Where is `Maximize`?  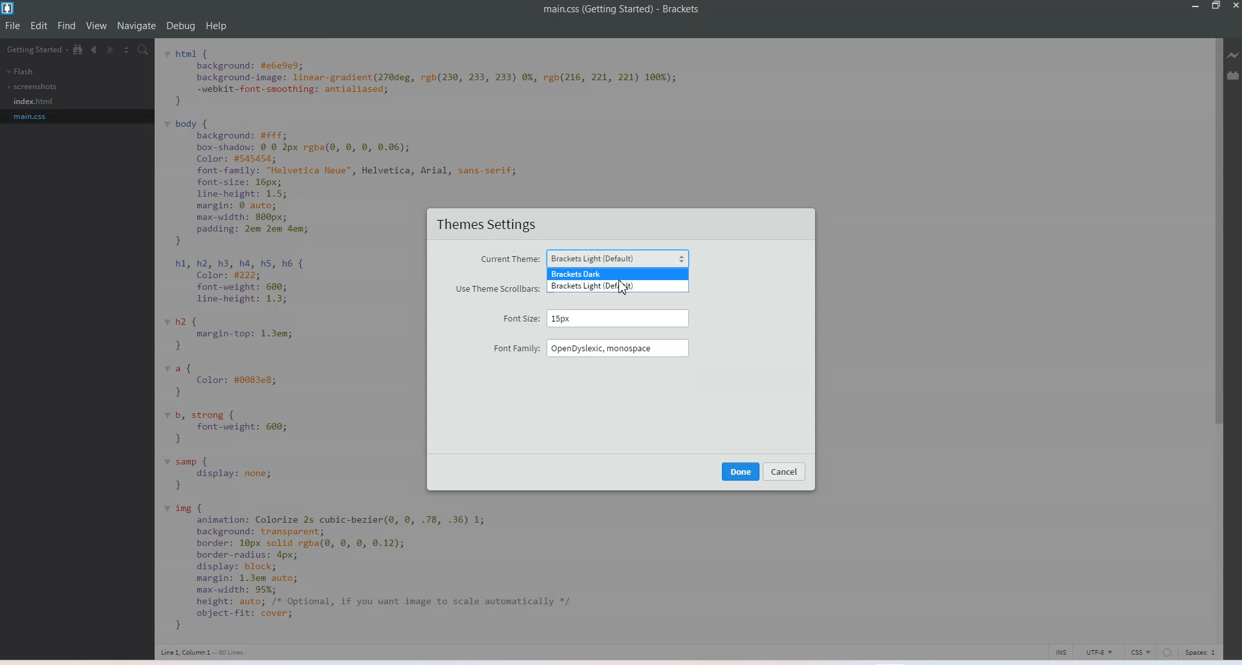
Maximize is located at coordinates (1217, 6).